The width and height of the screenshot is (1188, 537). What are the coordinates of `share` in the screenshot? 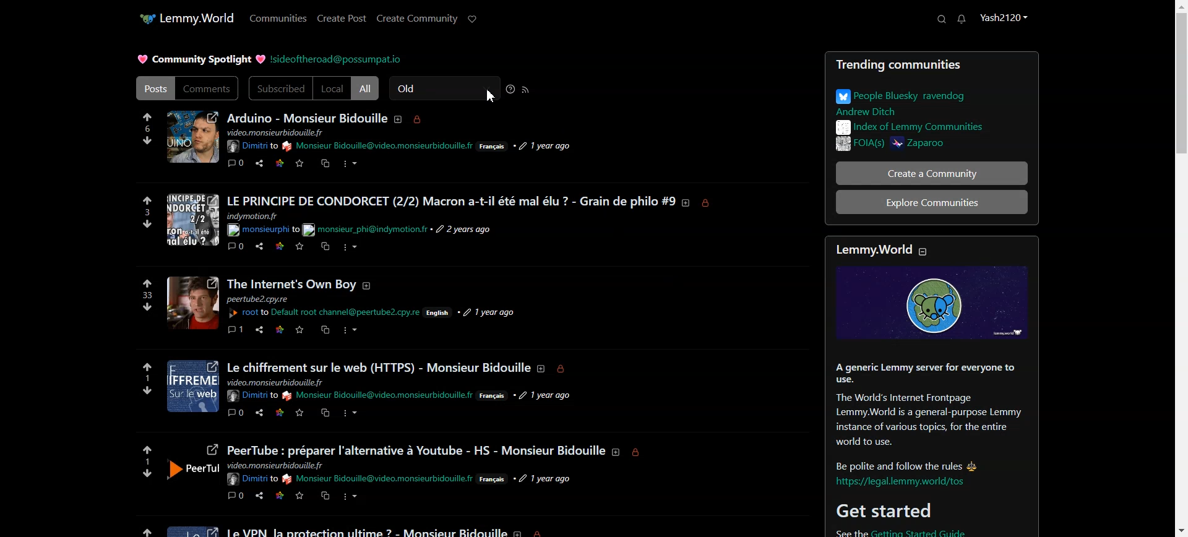 It's located at (260, 246).